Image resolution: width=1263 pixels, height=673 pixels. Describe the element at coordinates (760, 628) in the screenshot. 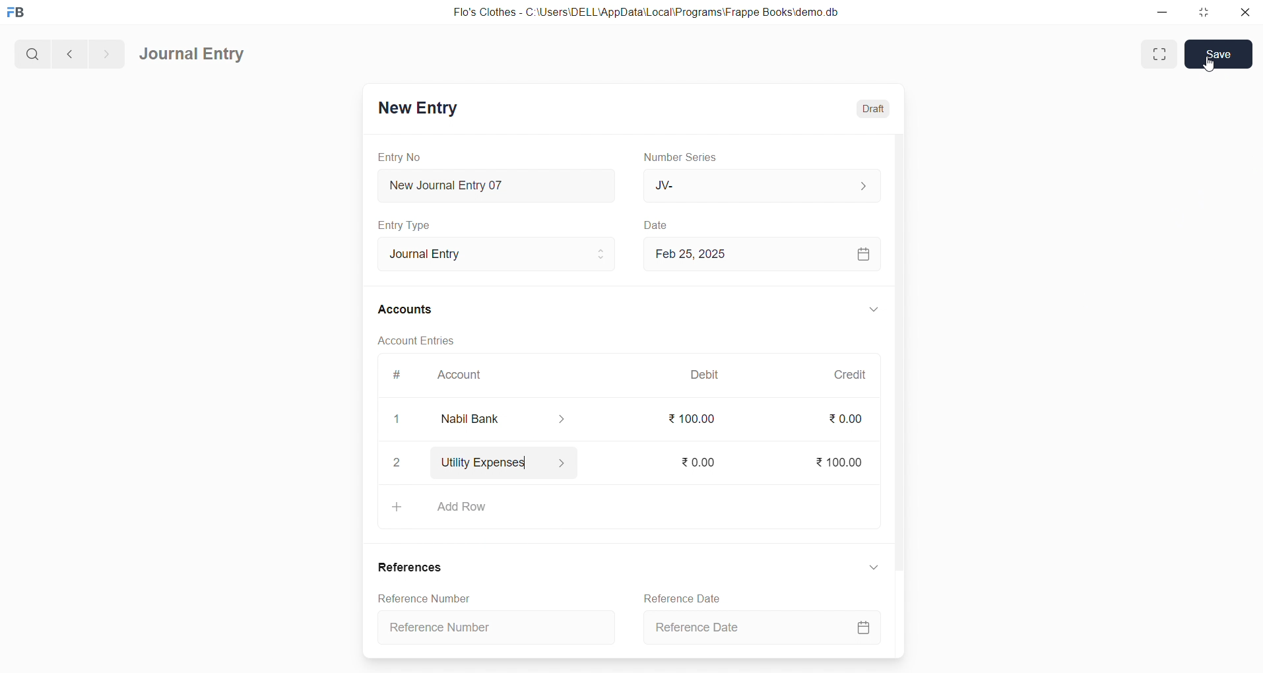

I see `Reference Date` at that location.